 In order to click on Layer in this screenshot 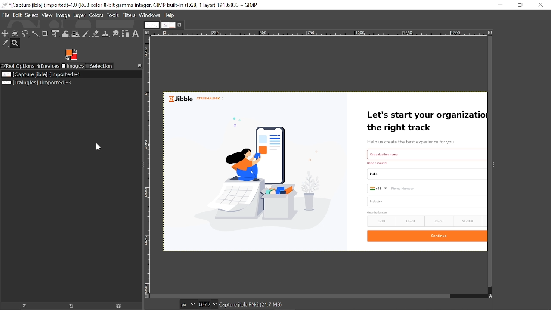, I will do `click(79, 15)`.